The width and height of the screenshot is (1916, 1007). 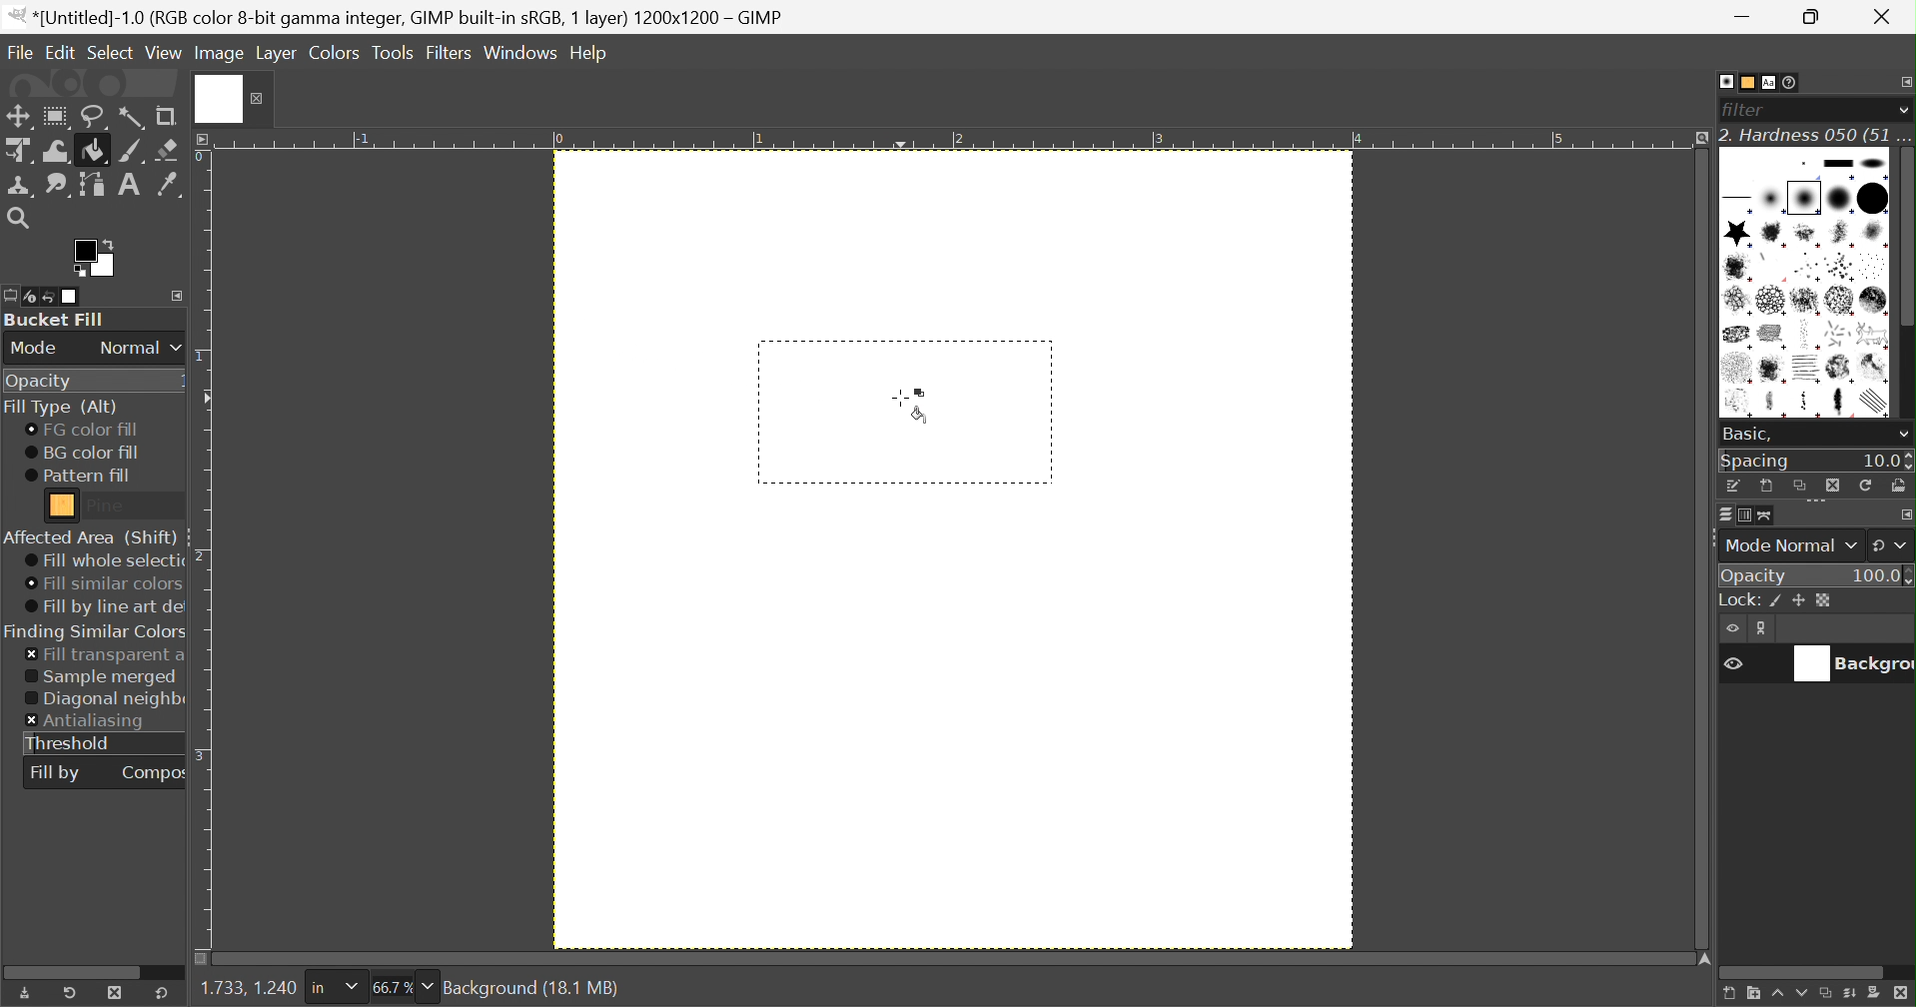 I want to click on Chalk 02, so click(x=1838, y=301).